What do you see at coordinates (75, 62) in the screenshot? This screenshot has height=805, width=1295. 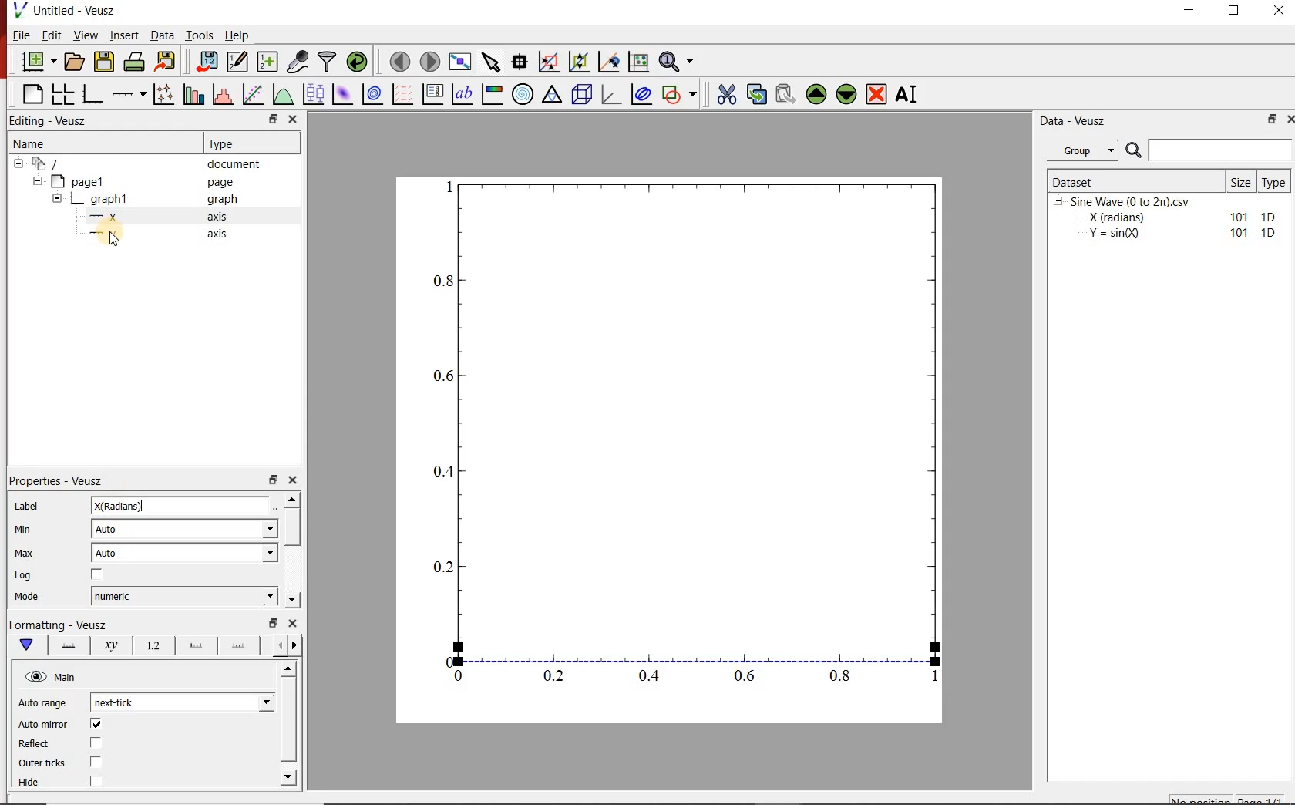 I see `open document` at bounding box center [75, 62].